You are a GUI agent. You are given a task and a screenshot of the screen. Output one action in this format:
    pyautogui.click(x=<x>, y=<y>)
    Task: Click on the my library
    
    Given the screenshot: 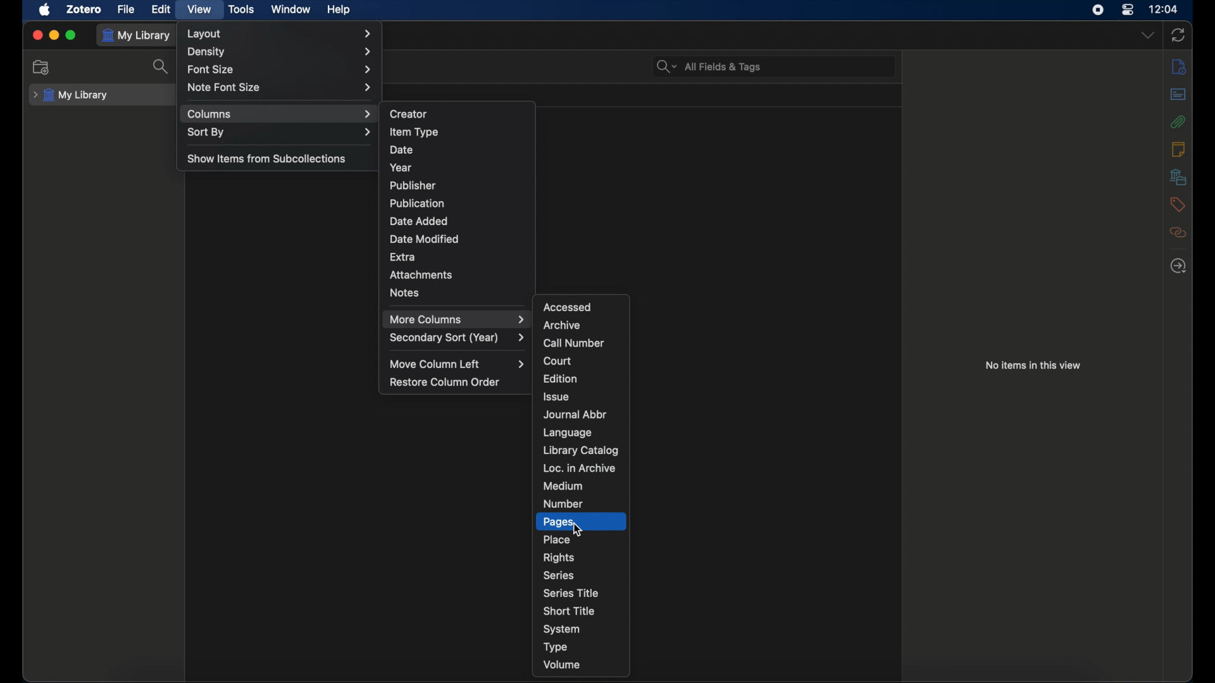 What is the action you would take?
    pyautogui.click(x=70, y=95)
    